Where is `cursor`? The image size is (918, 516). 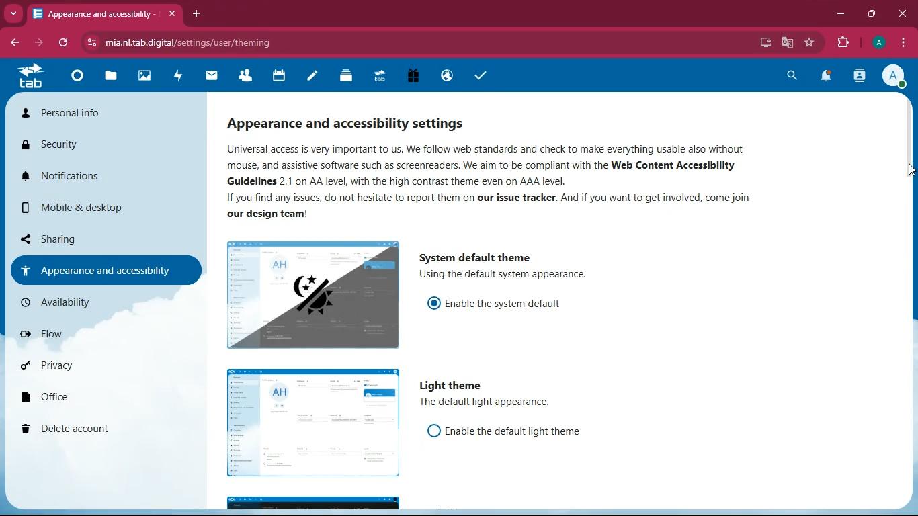 cursor is located at coordinates (907, 162).